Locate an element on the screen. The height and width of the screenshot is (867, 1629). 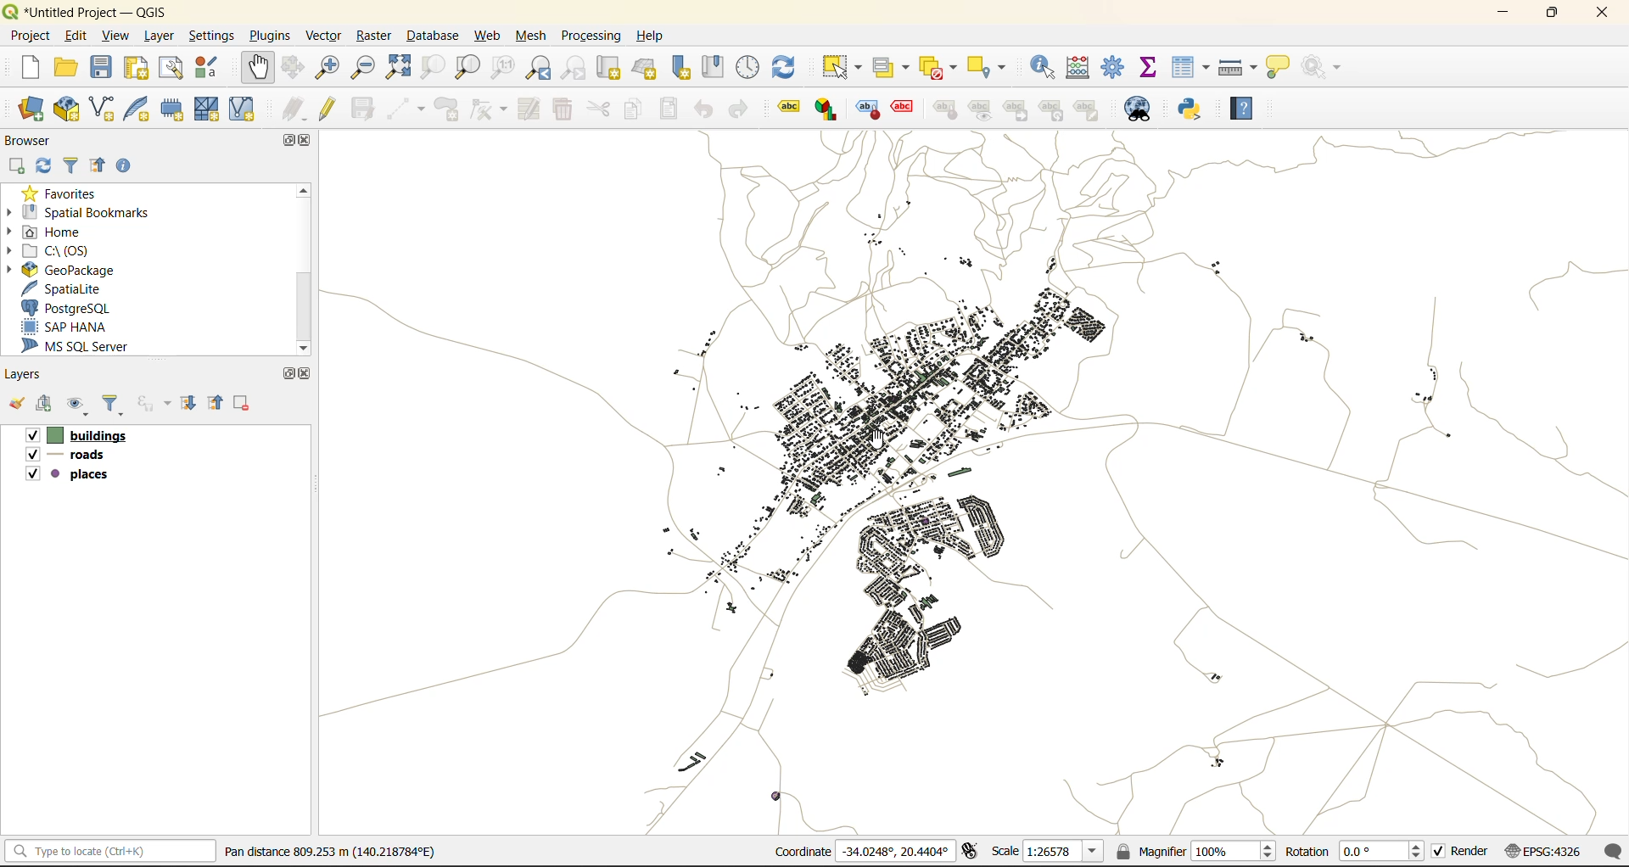
python is located at coordinates (1192, 109).